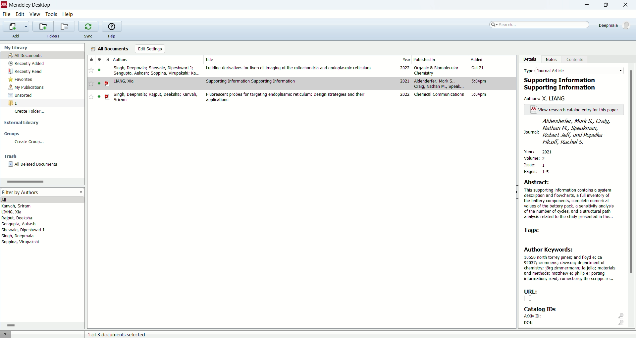 The height and width of the screenshot is (338, 636). I want to click on Chemical Communications, so click(439, 94).